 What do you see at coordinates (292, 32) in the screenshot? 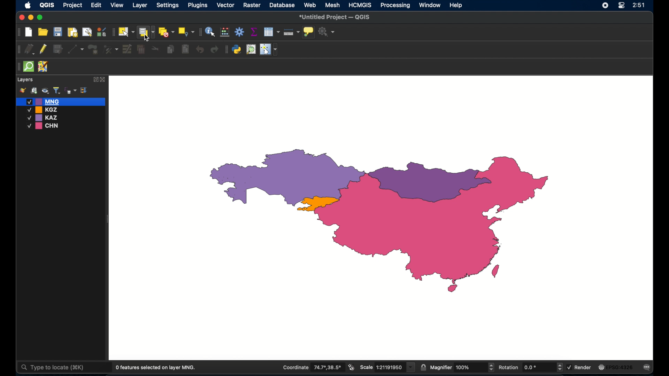
I see `measure line` at bounding box center [292, 32].